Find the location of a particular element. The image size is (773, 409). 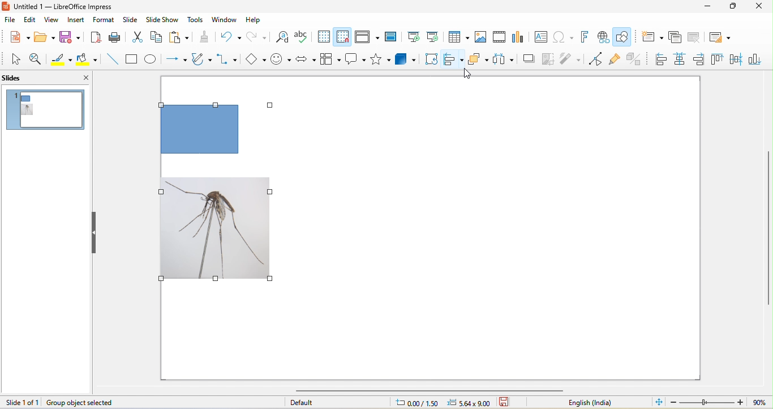

gluepoint function is located at coordinates (616, 59).